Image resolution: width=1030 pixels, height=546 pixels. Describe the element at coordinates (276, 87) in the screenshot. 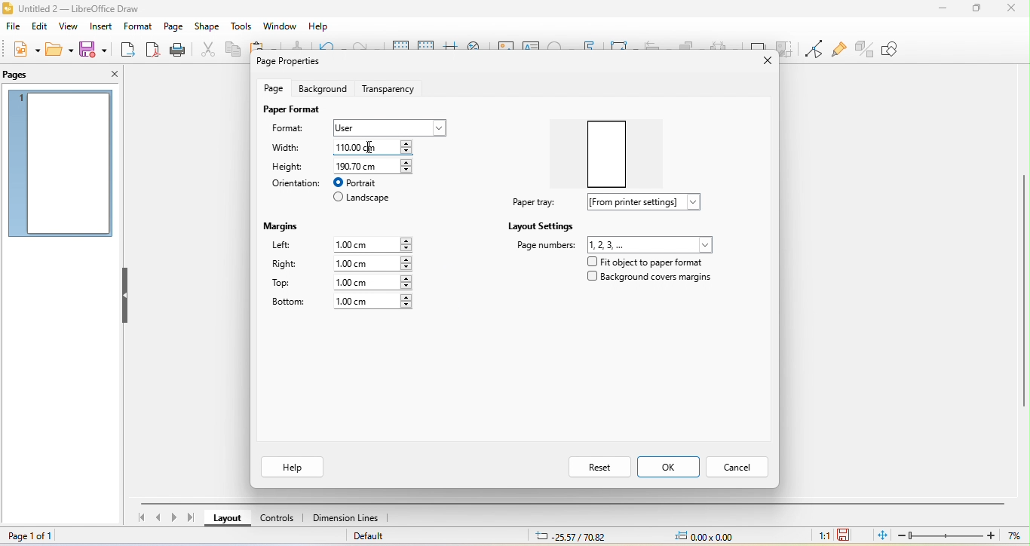

I see `page` at that location.